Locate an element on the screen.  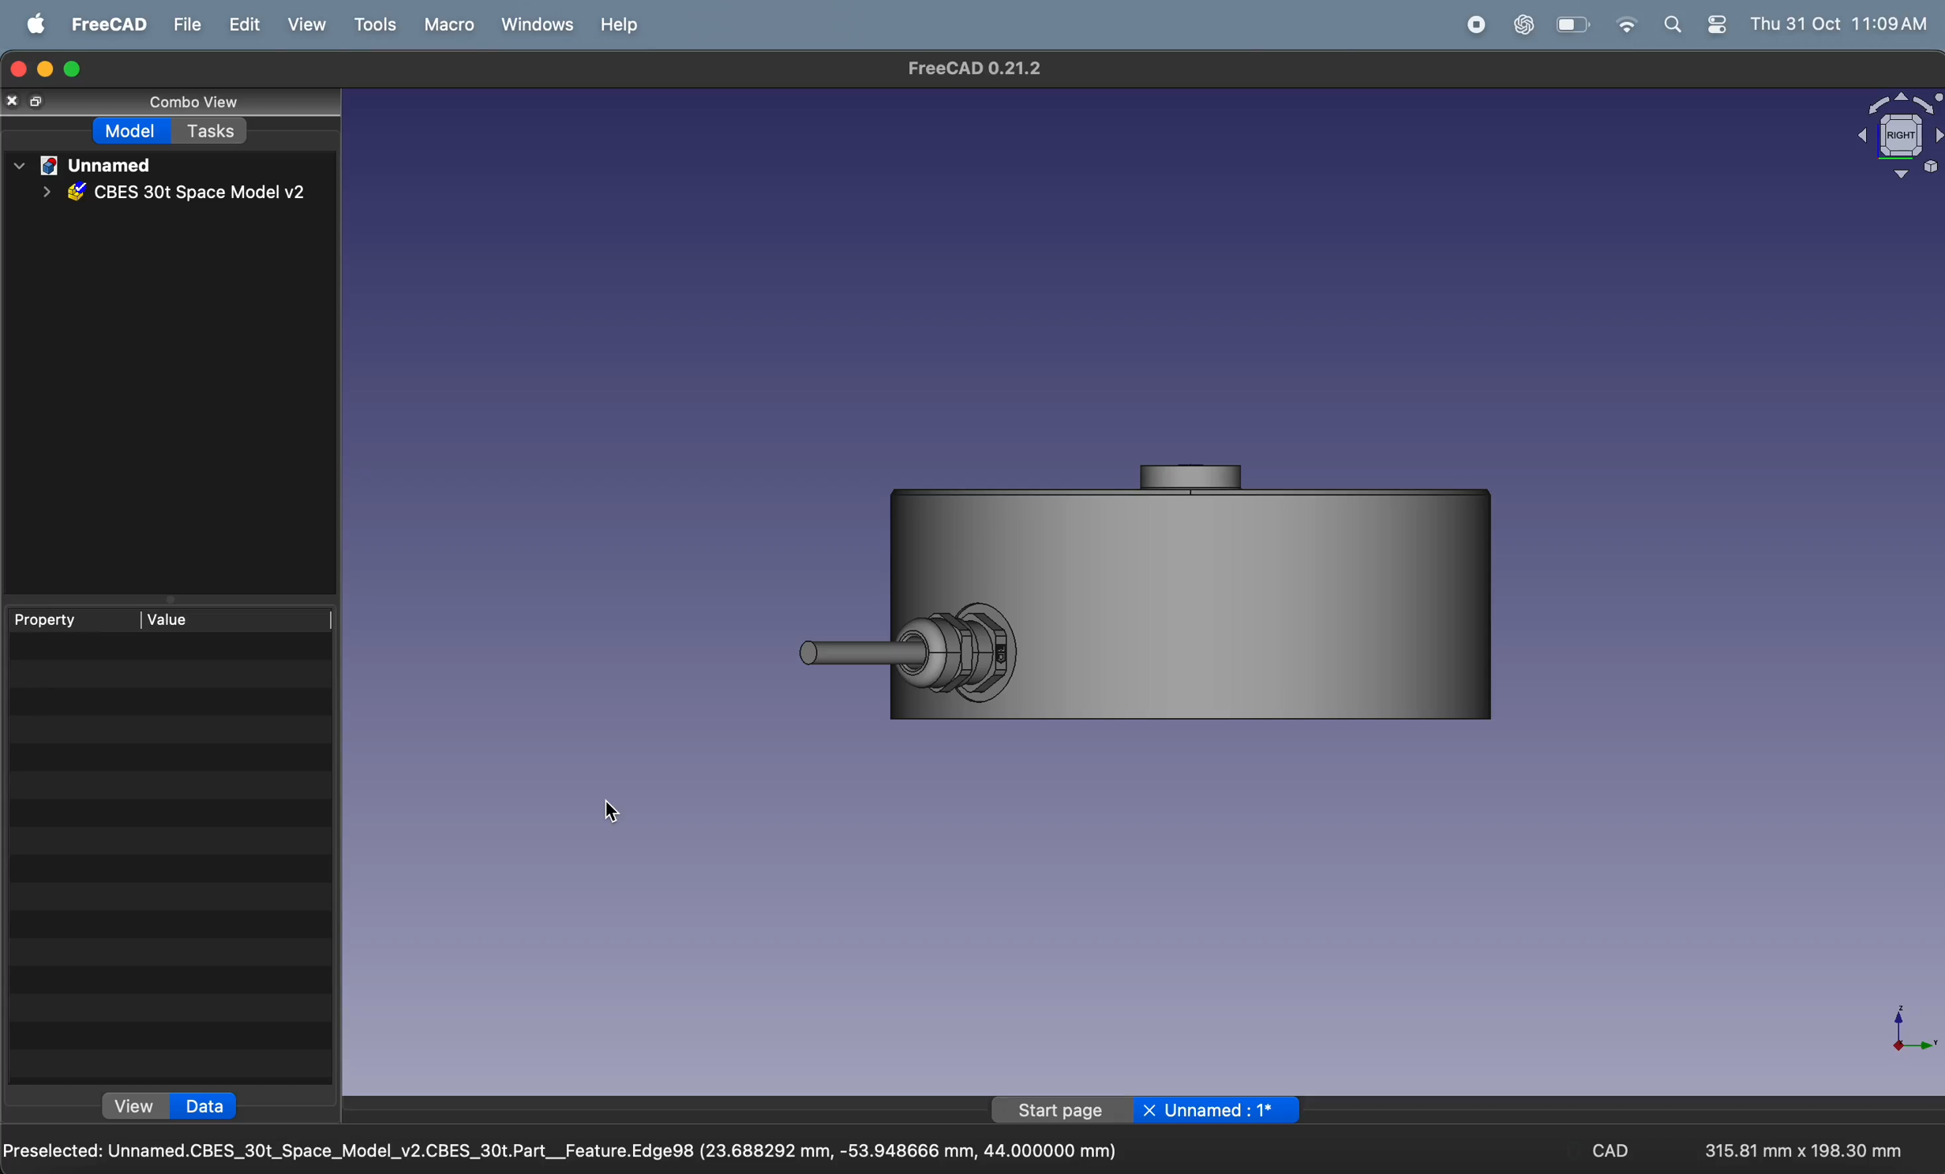
axis is located at coordinates (1911, 1030).